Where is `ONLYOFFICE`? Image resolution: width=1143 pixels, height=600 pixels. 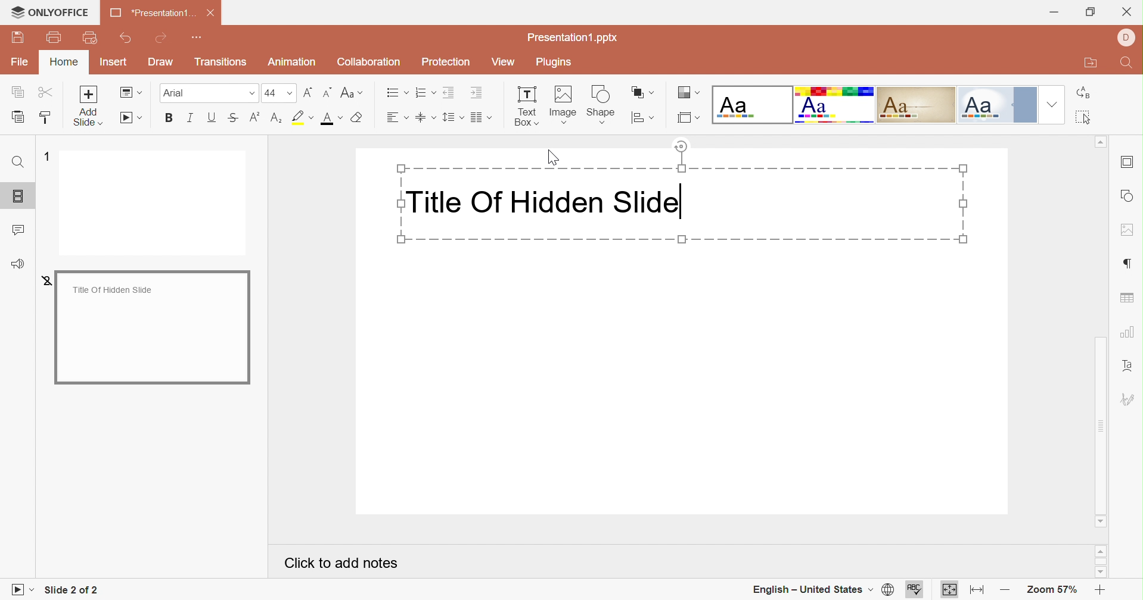 ONLYOFFICE is located at coordinates (50, 12).